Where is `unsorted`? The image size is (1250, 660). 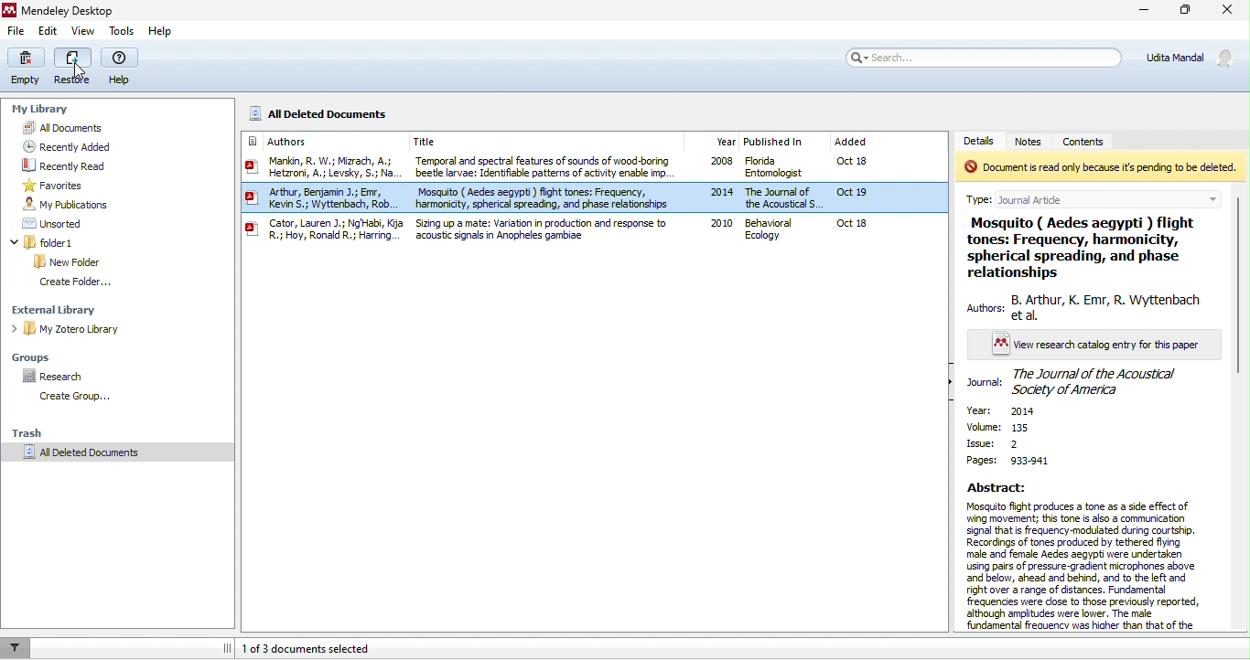
unsorted is located at coordinates (48, 223).